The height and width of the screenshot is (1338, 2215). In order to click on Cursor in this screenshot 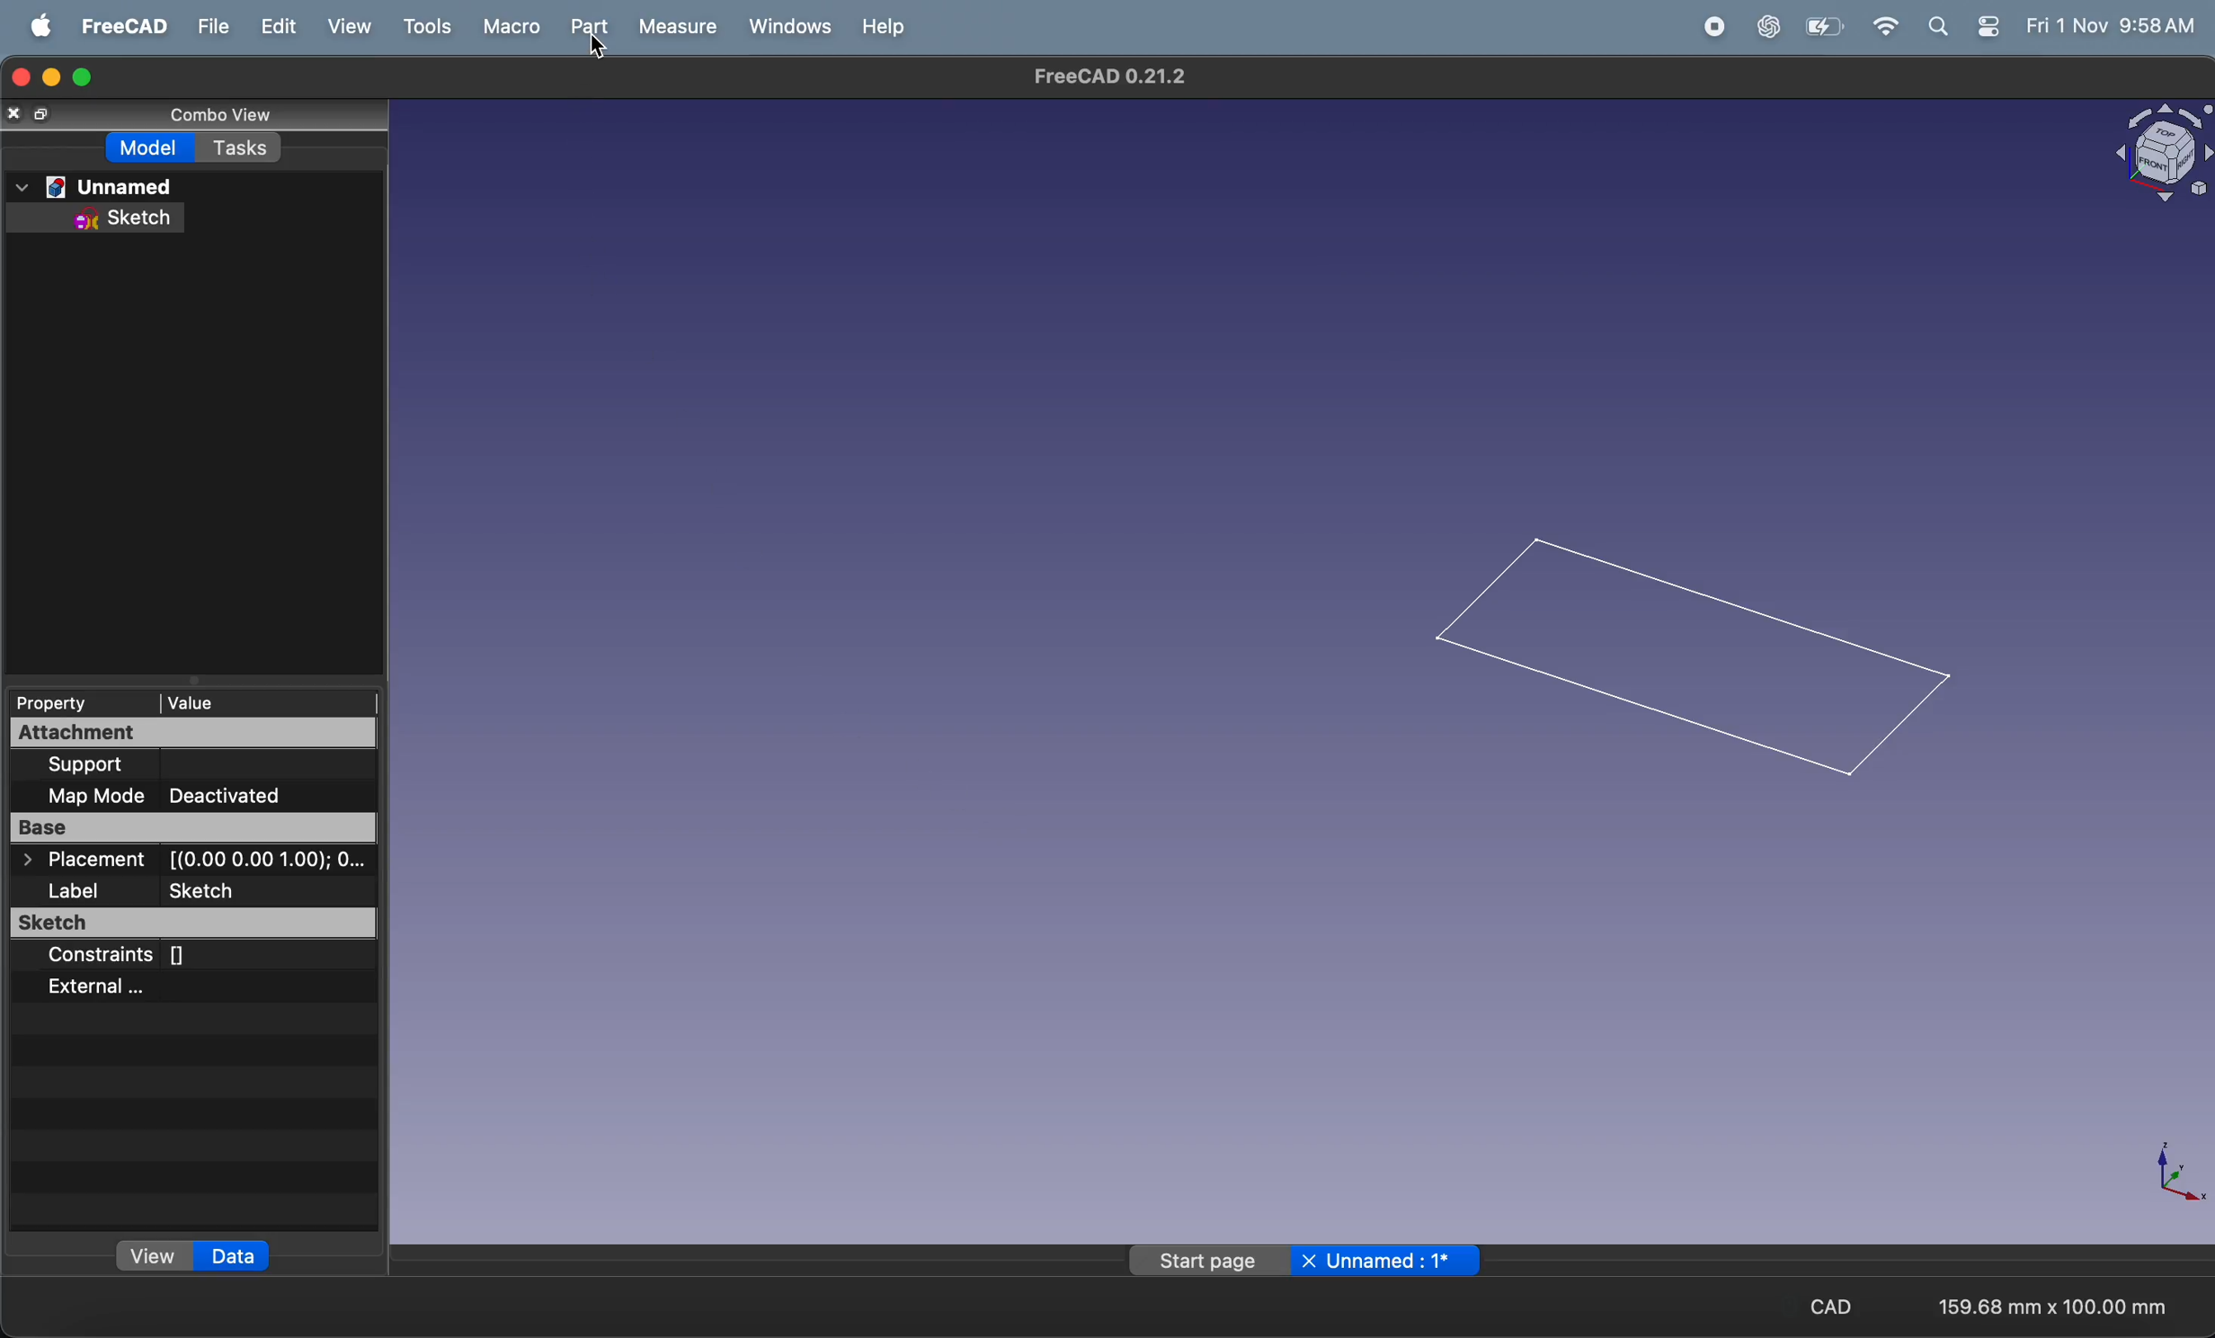, I will do `click(596, 52)`.